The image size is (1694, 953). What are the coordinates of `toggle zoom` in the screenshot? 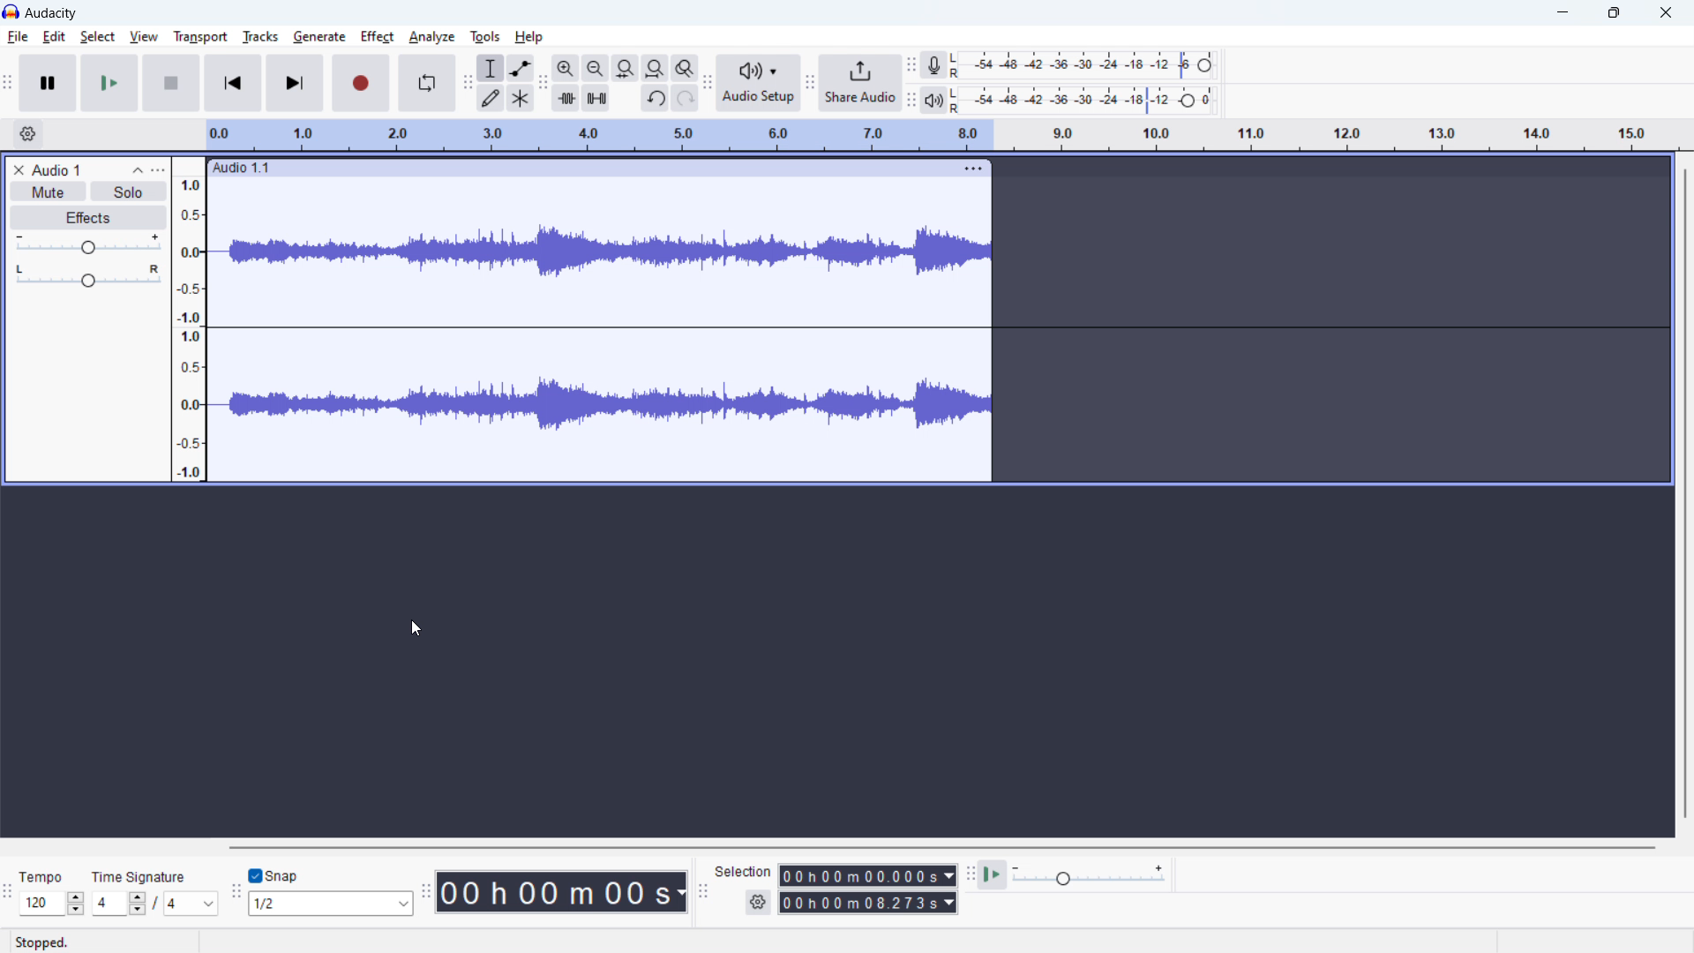 It's located at (684, 69).